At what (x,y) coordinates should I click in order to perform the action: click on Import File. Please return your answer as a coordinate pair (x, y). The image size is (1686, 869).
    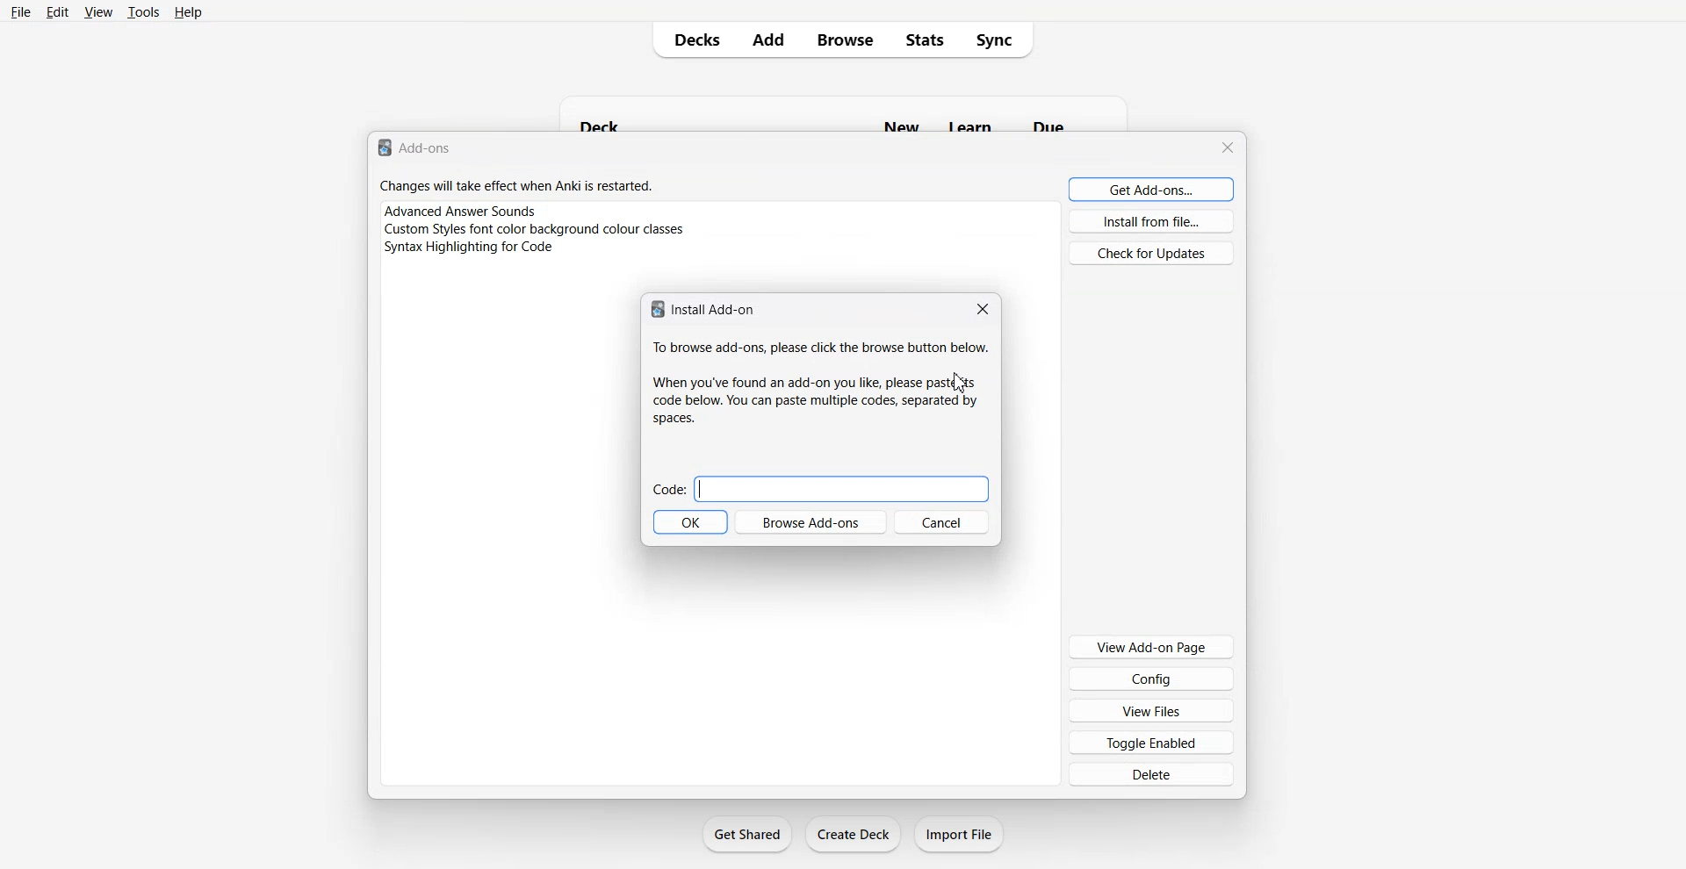
    Looking at the image, I should click on (960, 834).